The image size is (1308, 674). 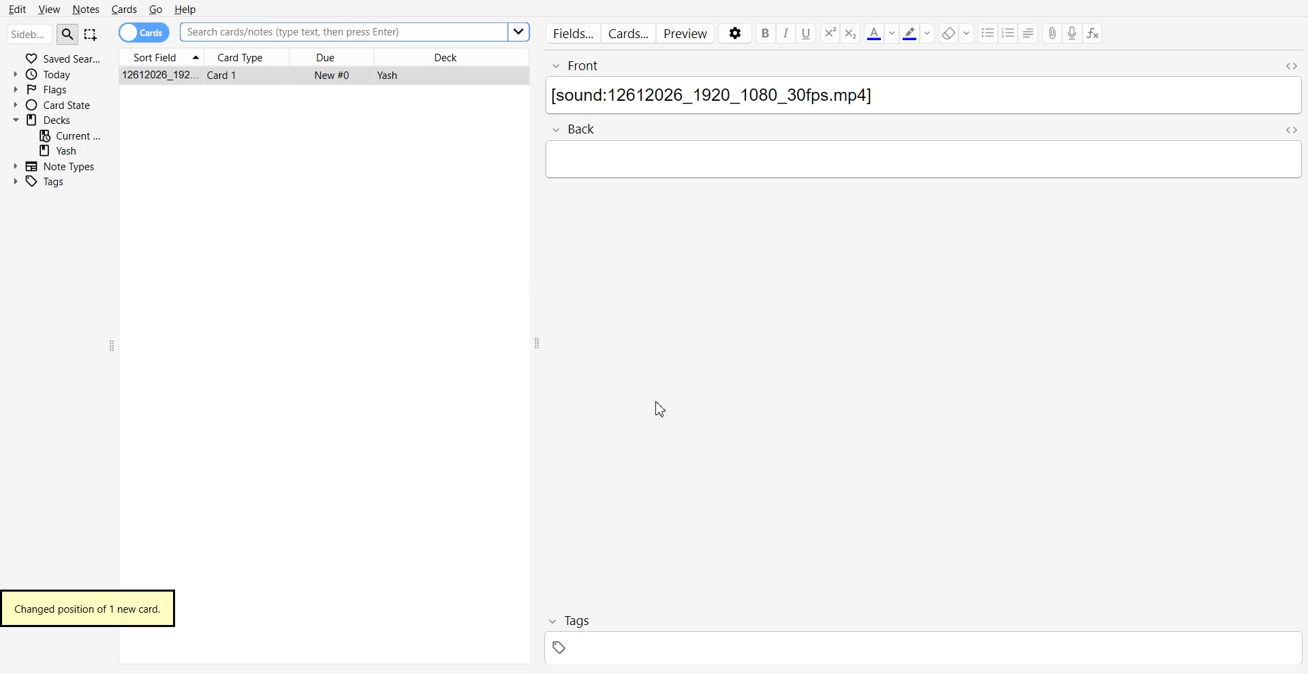 What do you see at coordinates (906, 63) in the screenshot?
I see `Front` at bounding box center [906, 63].